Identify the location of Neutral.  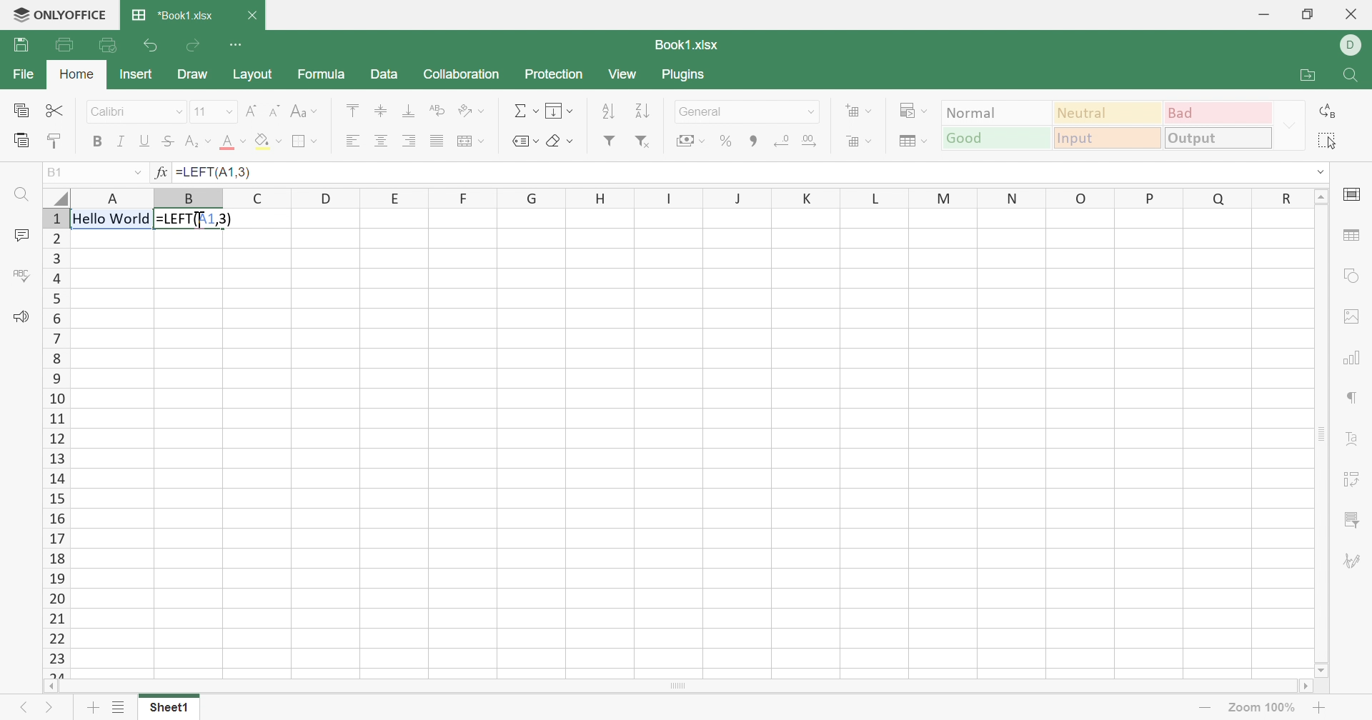
(1107, 113).